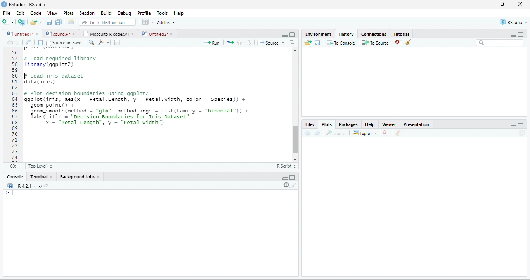 The height and width of the screenshot is (280, 530). Describe the element at coordinates (285, 178) in the screenshot. I see `minimize` at that location.